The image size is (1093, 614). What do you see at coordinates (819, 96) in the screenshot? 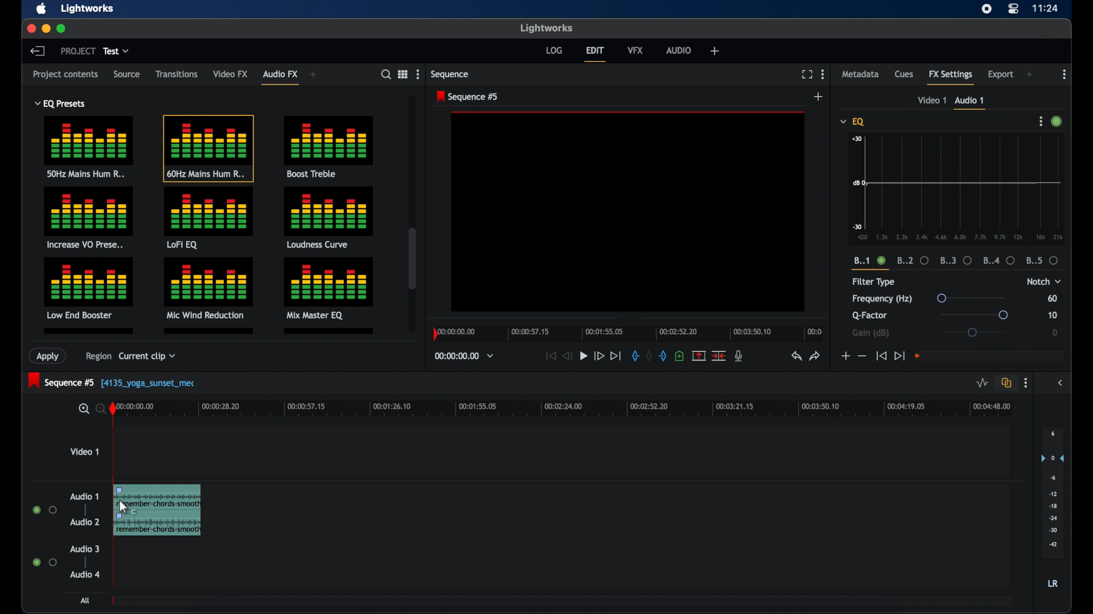
I see `add` at bounding box center [819, 96].